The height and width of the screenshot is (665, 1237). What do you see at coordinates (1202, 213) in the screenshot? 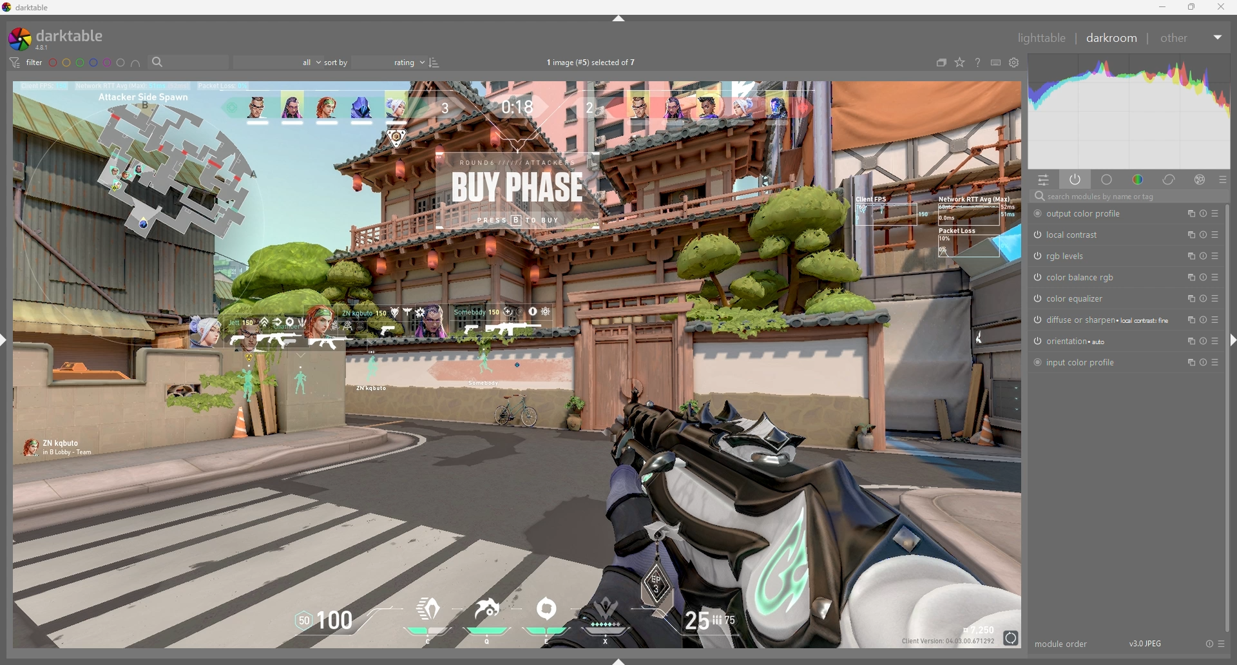
I see `reset` at bounding box center [1202, 213].